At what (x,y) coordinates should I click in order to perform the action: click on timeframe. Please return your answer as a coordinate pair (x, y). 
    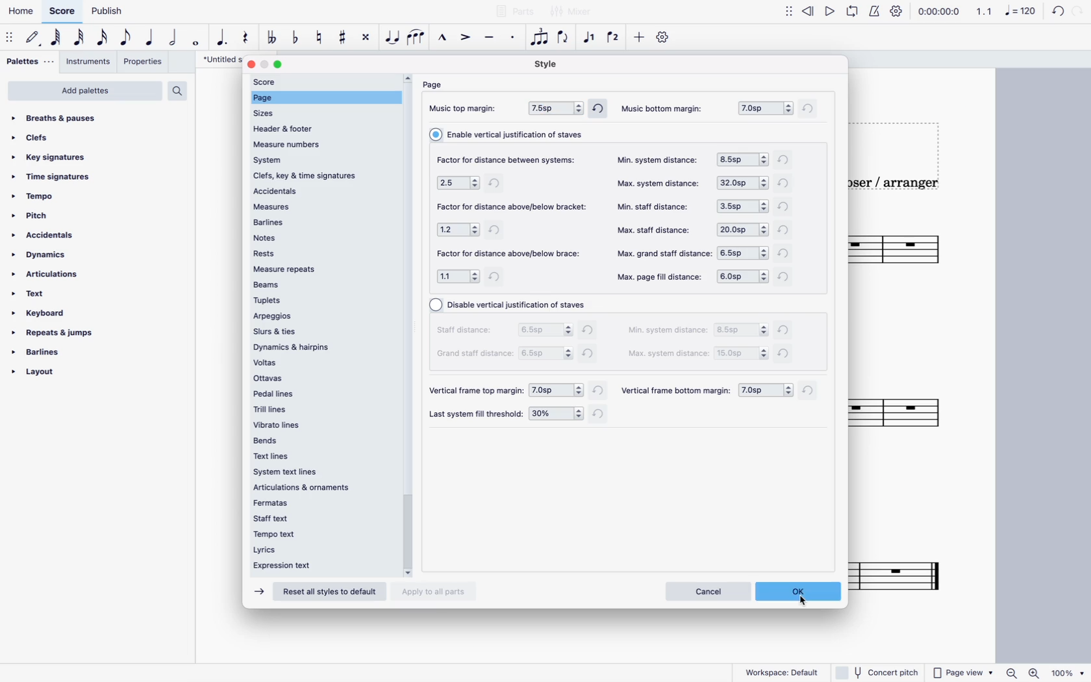
    Looking at the image, I should click on (942, 12).